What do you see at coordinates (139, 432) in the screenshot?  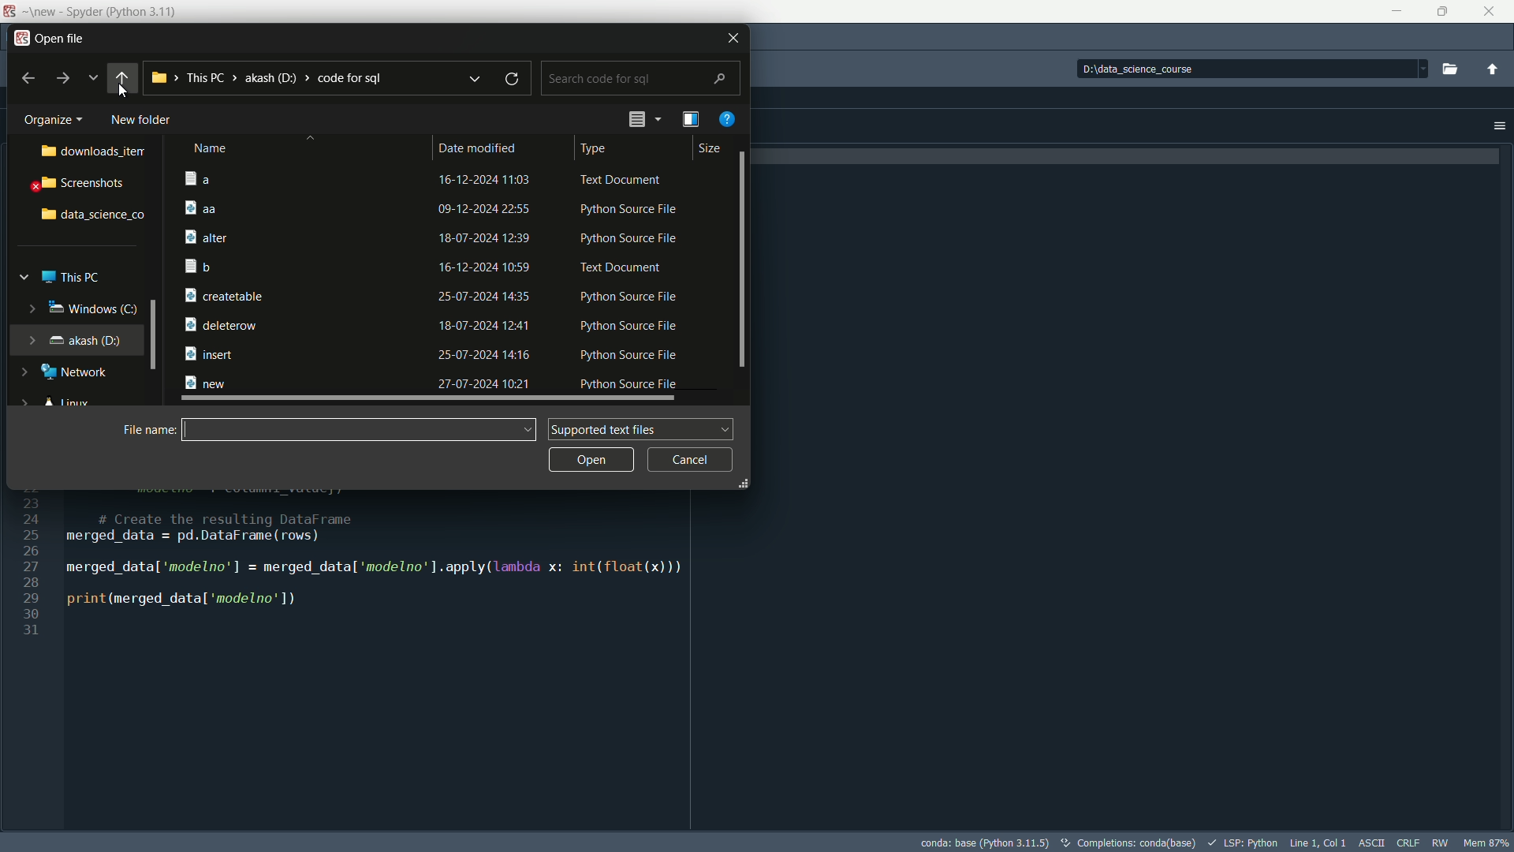 I see `file name` at bounding box center [139, 432].